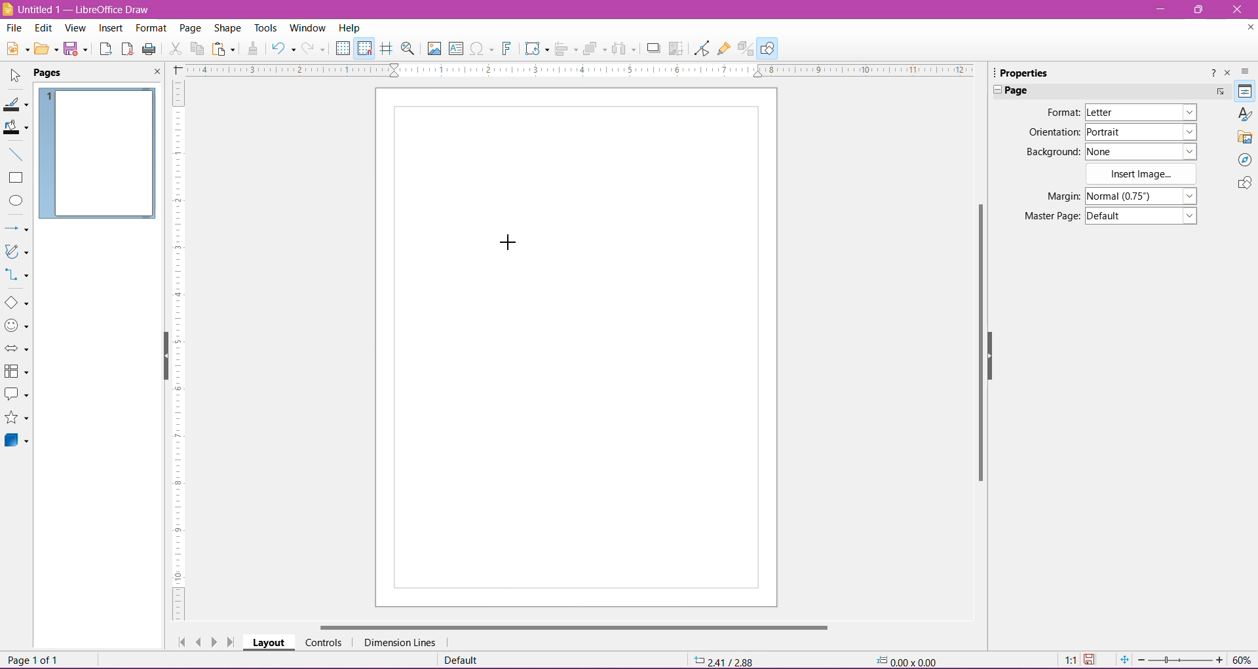 This screenshot has width=1258, height=669. Describe the element at coordinates (269, 642) in the screenshot. I see `Layout` at that location.